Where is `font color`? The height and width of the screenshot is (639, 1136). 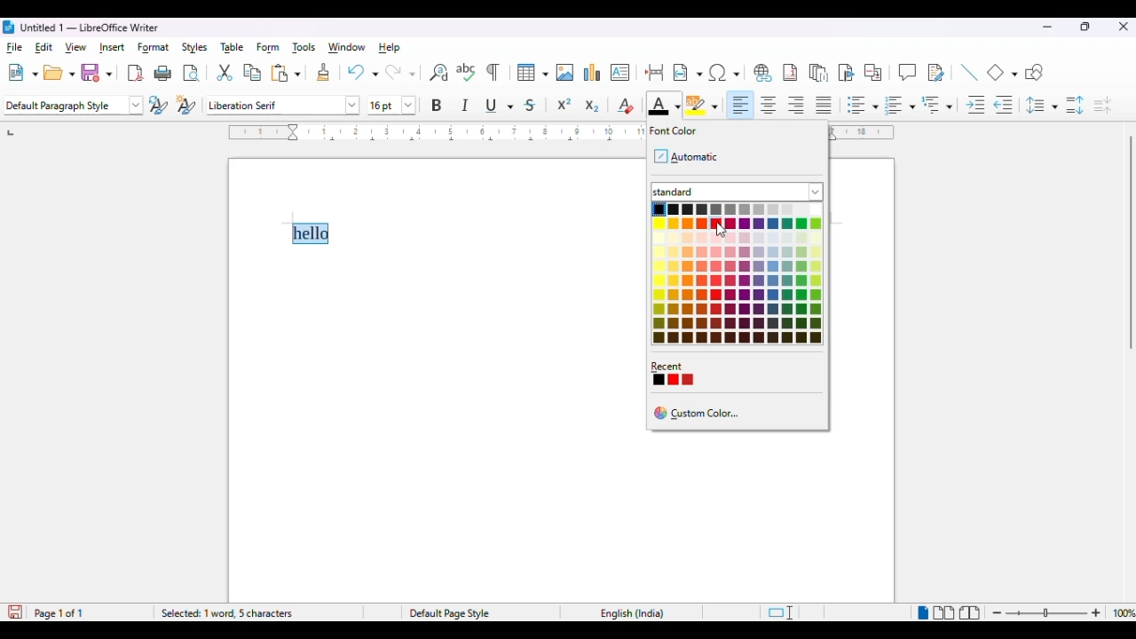 font color is located at coordinates (669, 131).